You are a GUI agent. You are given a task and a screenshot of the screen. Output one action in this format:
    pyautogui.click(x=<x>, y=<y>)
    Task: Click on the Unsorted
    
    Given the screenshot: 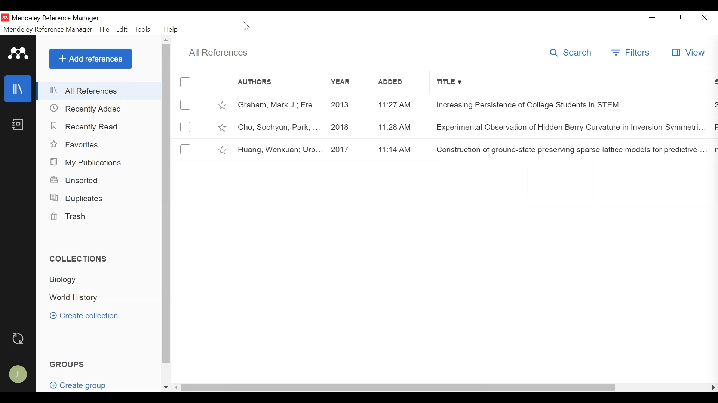 What is the action you would take?
    pyautogui.click(x=78, y=180)
    